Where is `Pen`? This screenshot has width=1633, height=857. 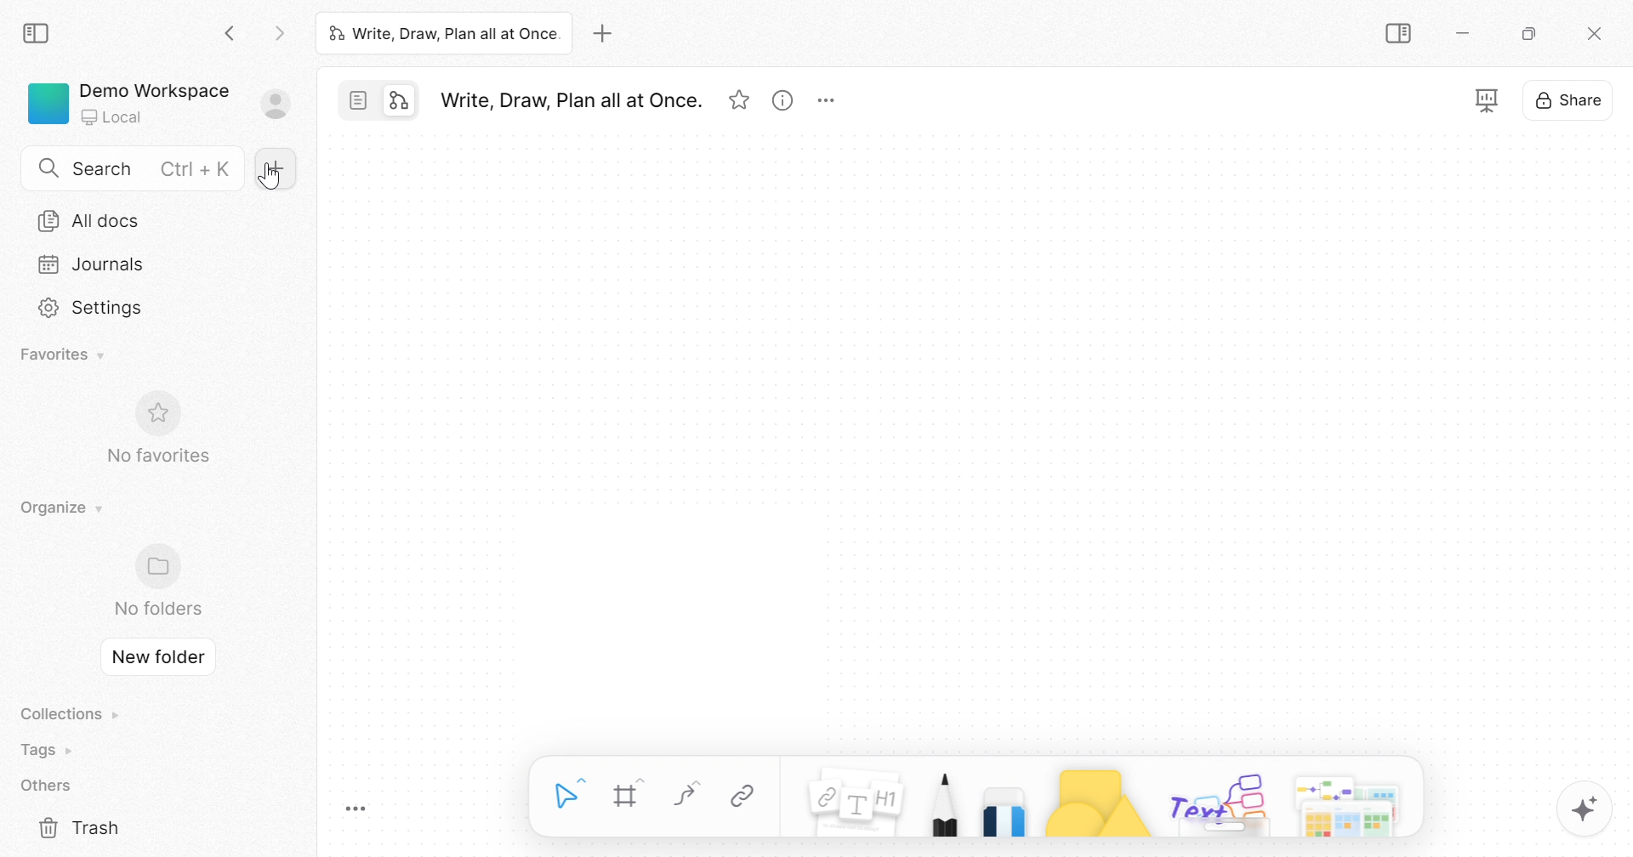 Pen is located at coordinates (944, 798).